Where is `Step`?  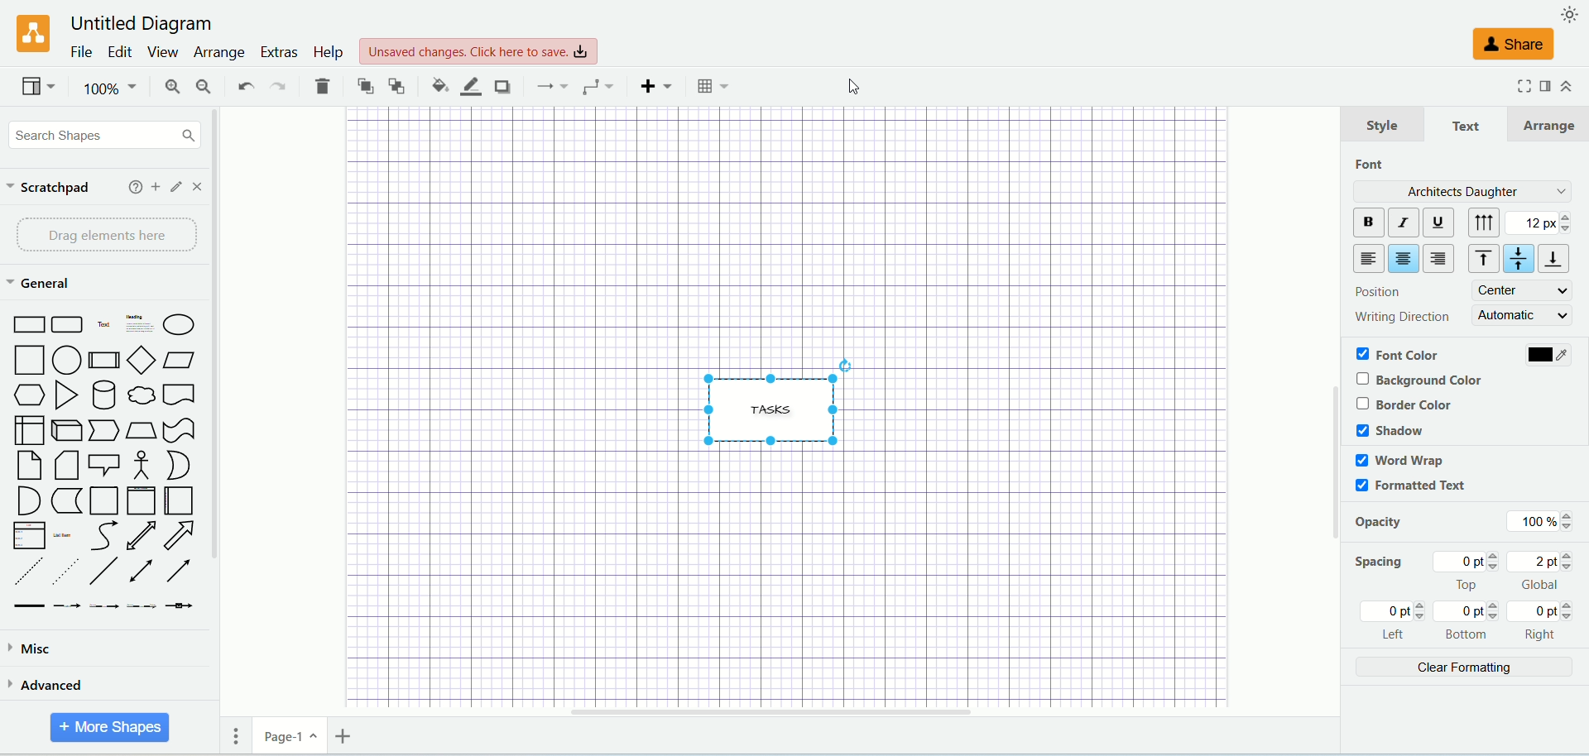
Step is located at coordinates (103, 431).